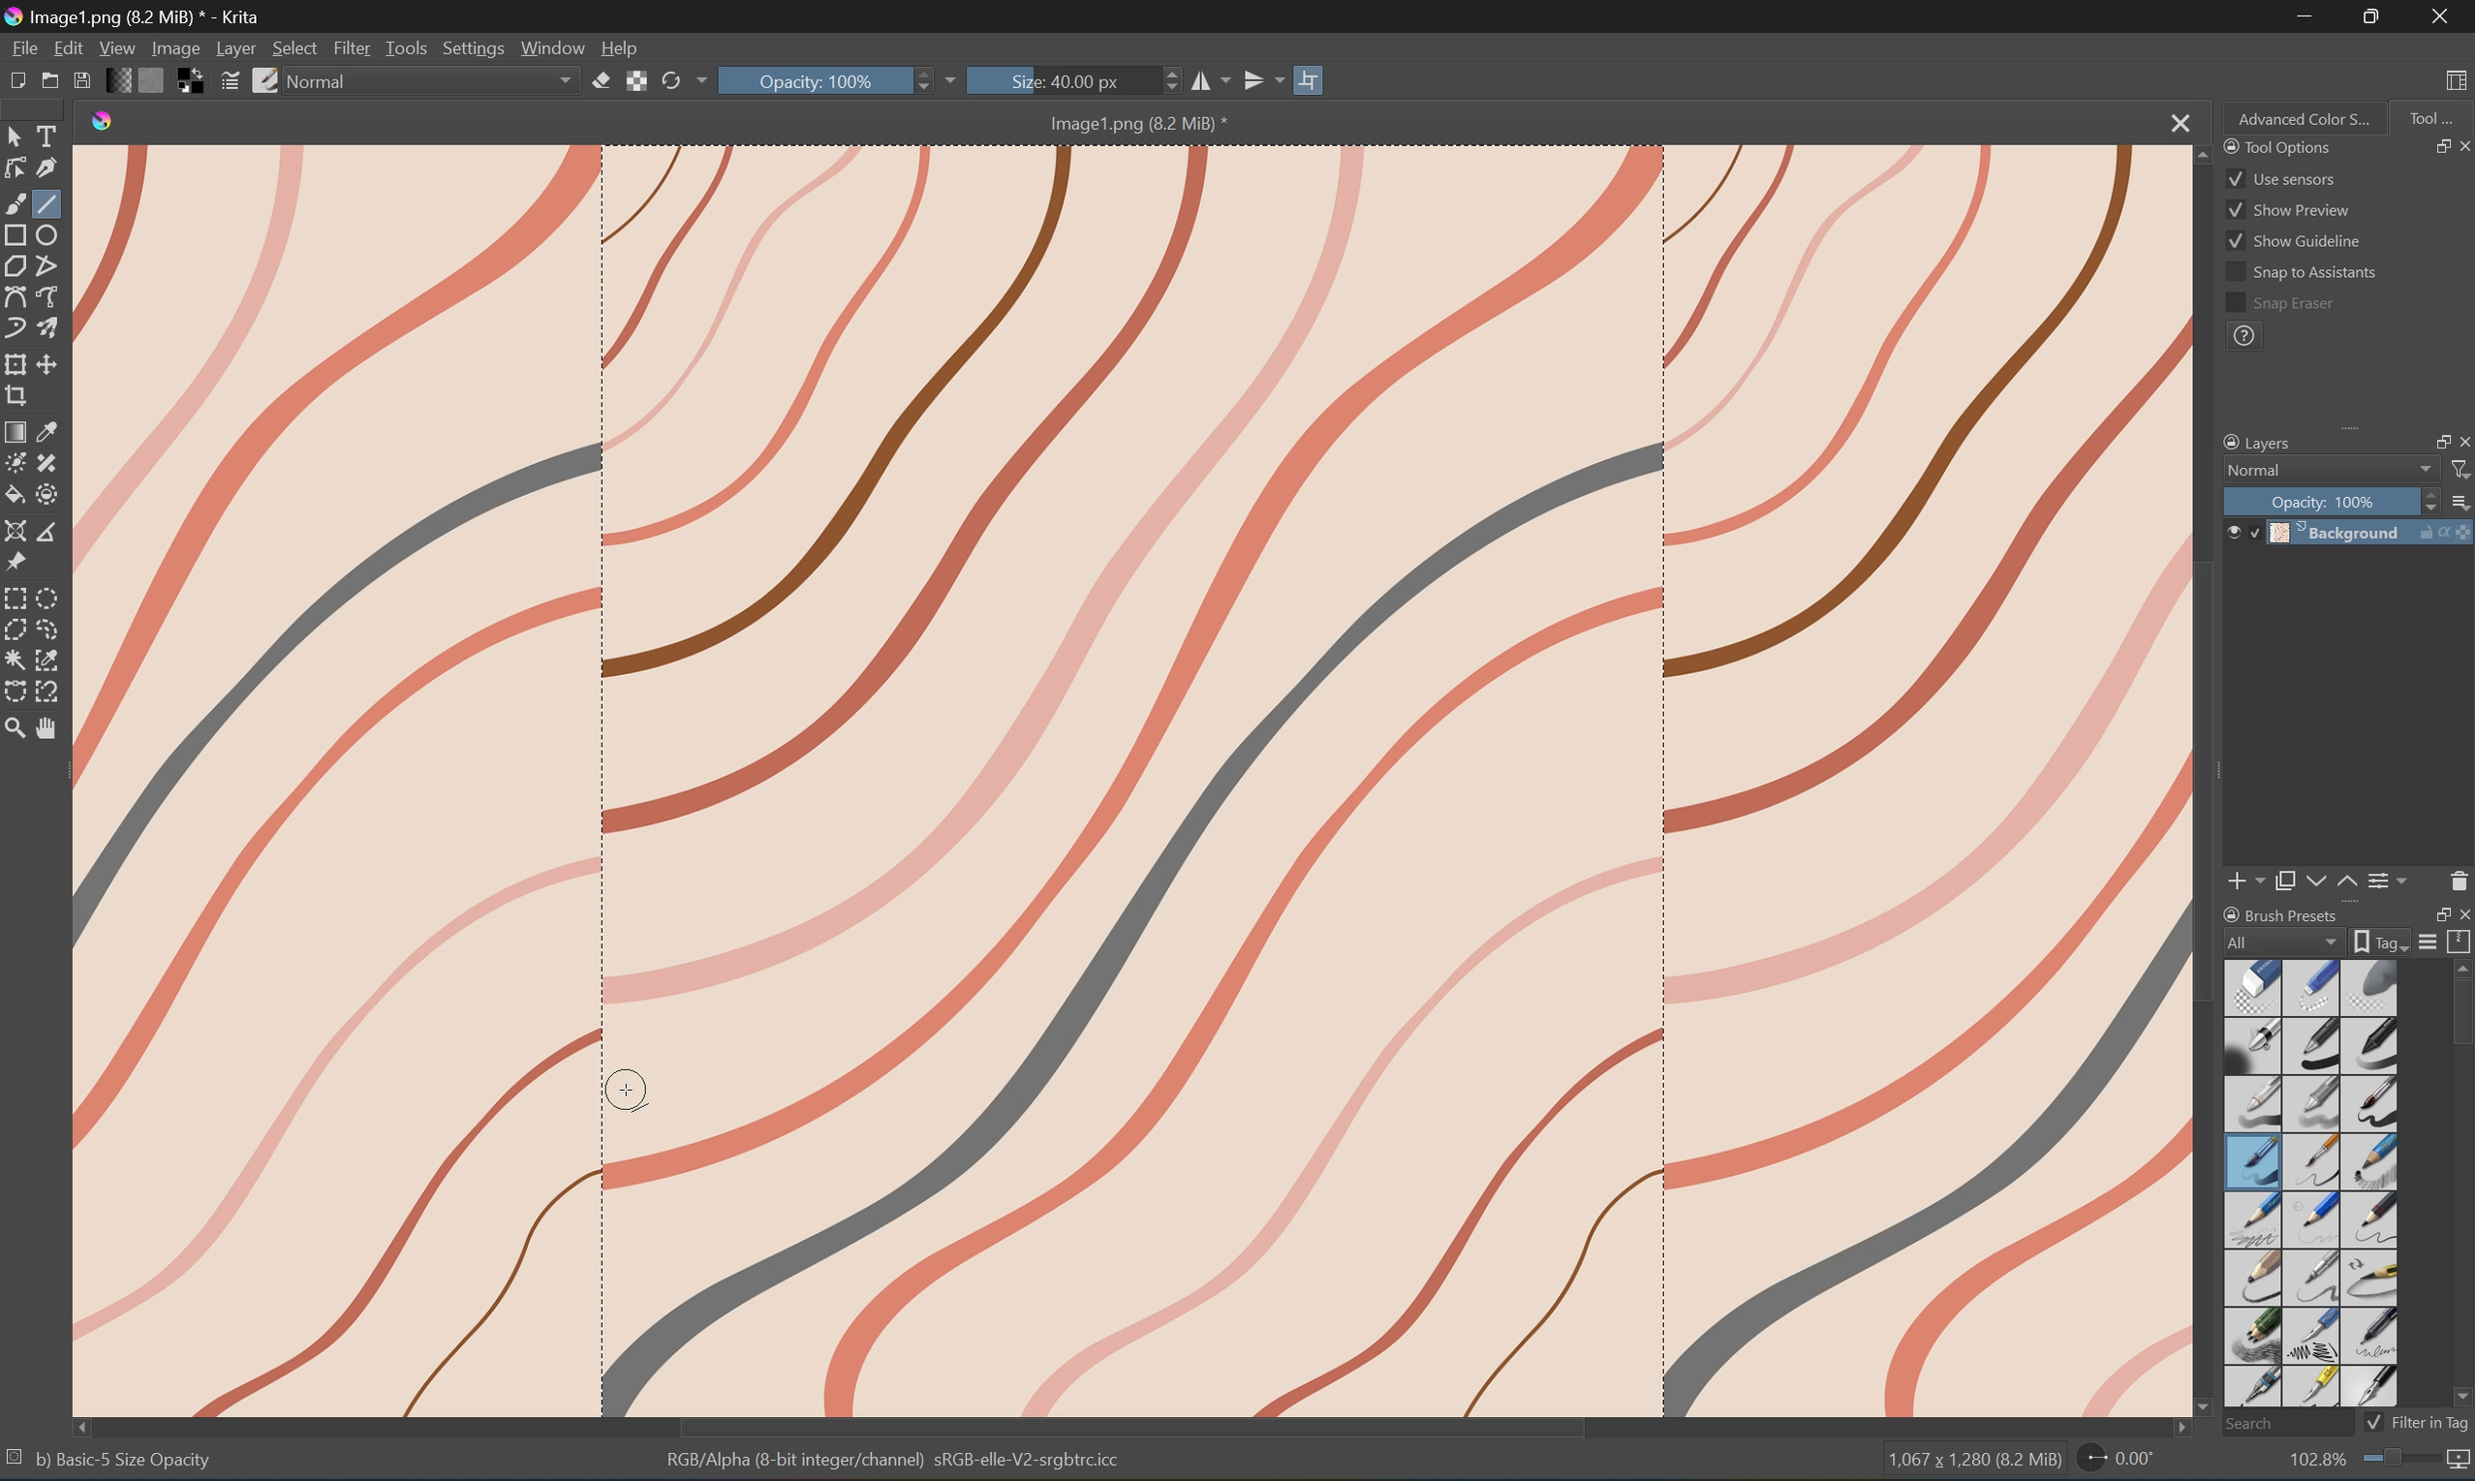 The width and height of the screenshot is (2475, 1481). I want to click on Normal, so click(325, 80).